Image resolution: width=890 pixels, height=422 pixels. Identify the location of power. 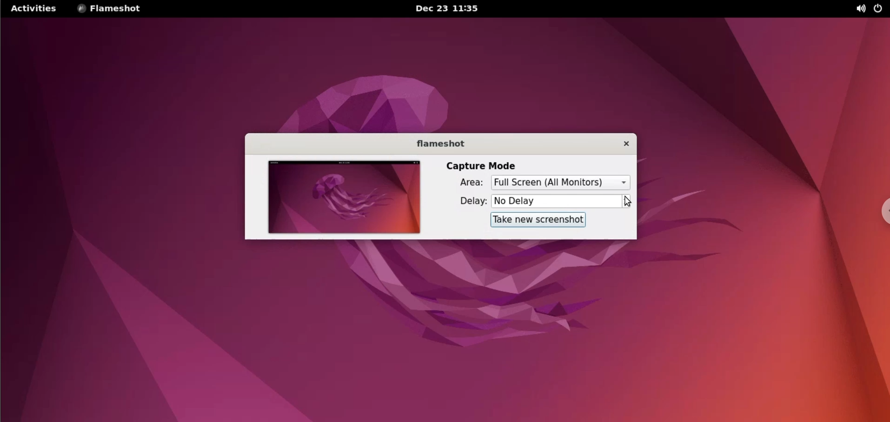
(878, 9).